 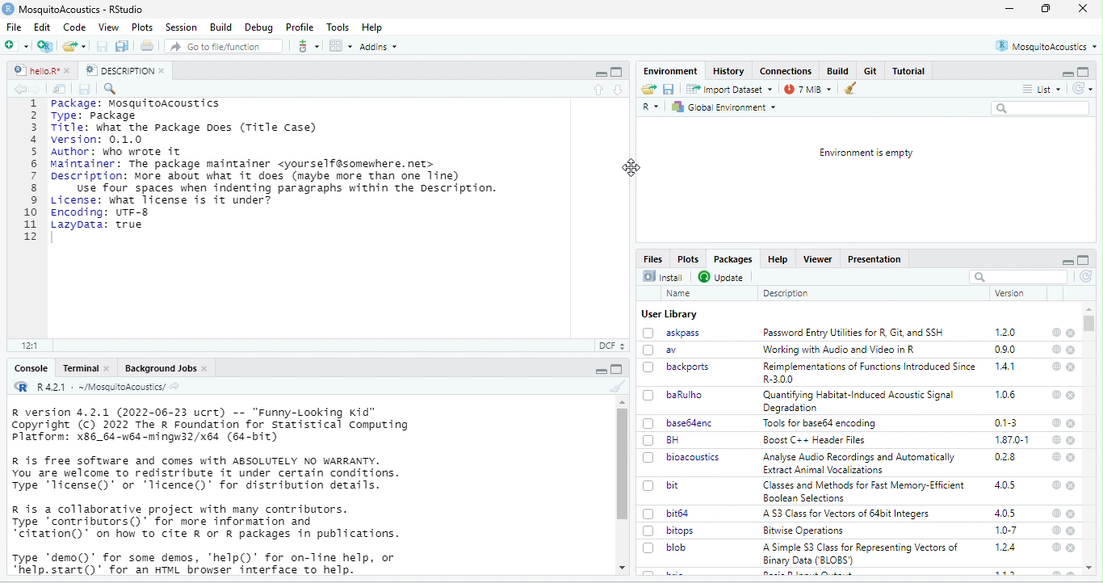 What do you see at coordinates (340, 46) in the screenshot?
I see `workspace panes` at bounding box center [340, 46].